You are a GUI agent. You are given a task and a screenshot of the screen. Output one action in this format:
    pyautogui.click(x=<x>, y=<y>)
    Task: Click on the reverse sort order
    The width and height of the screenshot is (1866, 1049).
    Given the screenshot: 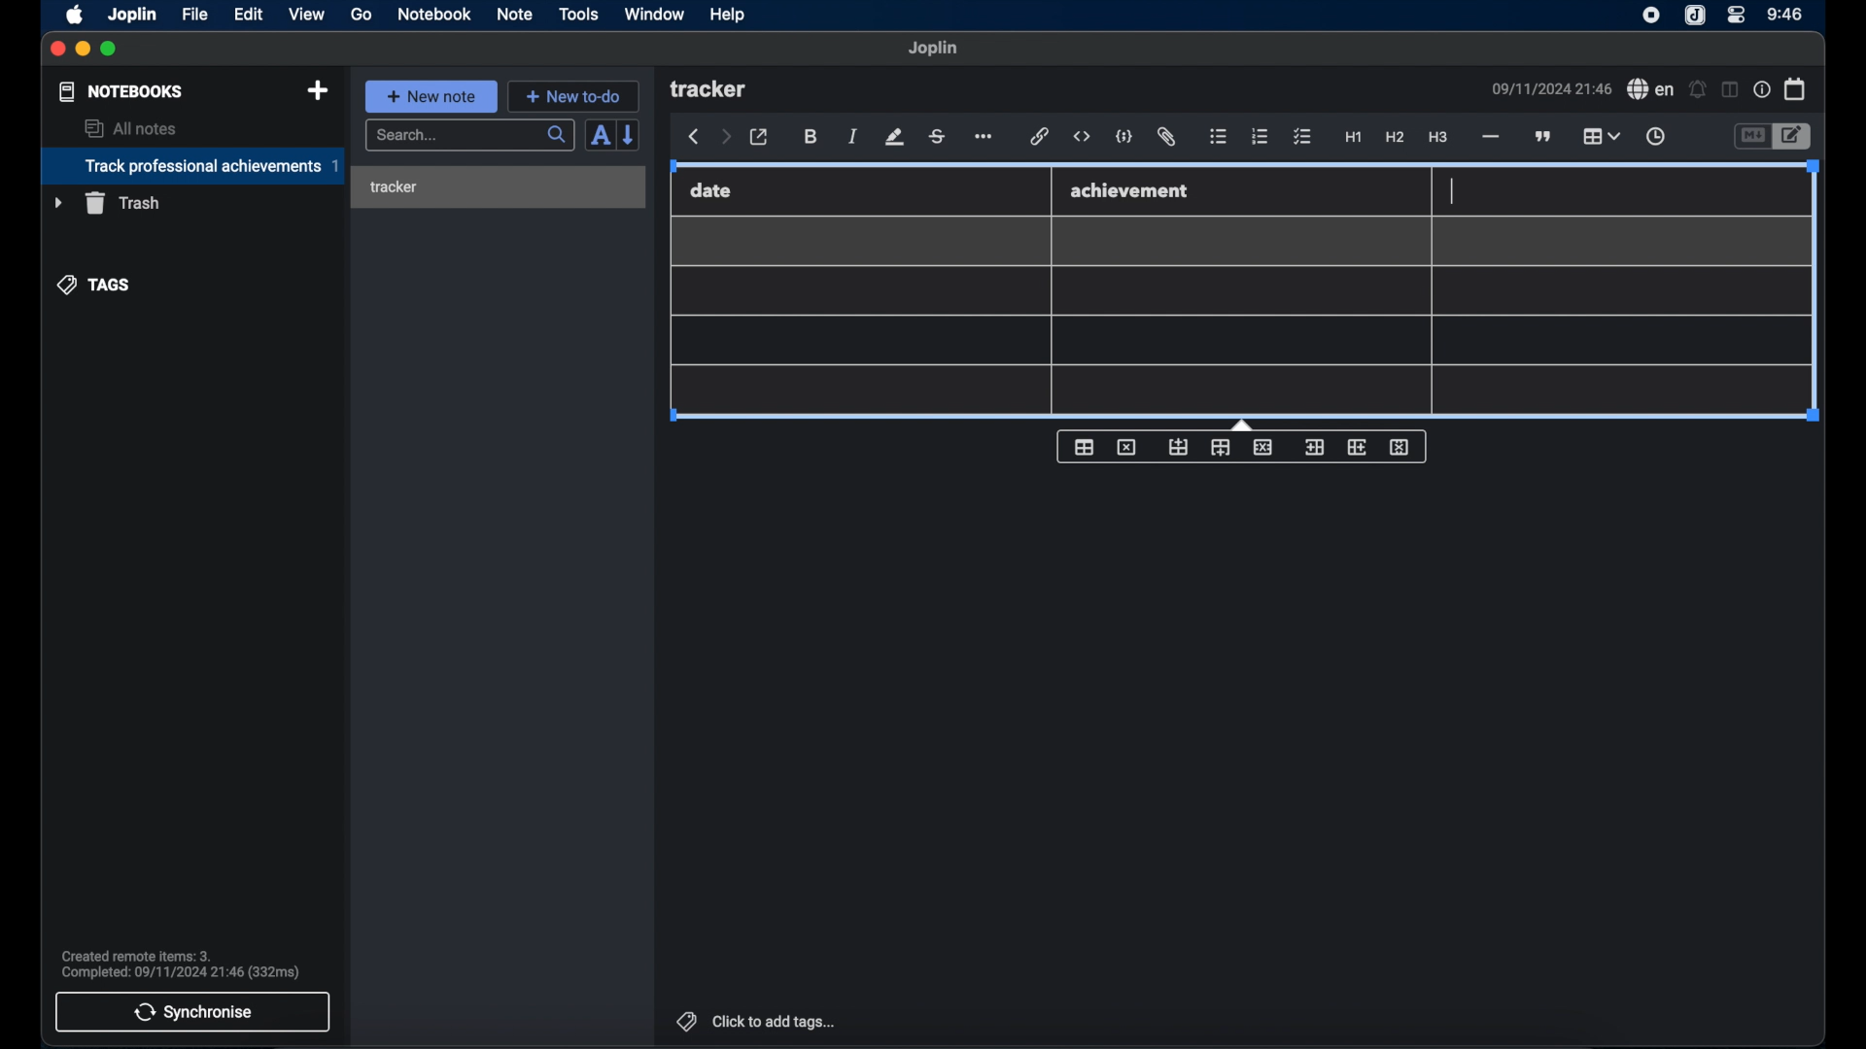 What is the action you would take?
    pyautogui.click(x=631, y=135)
    